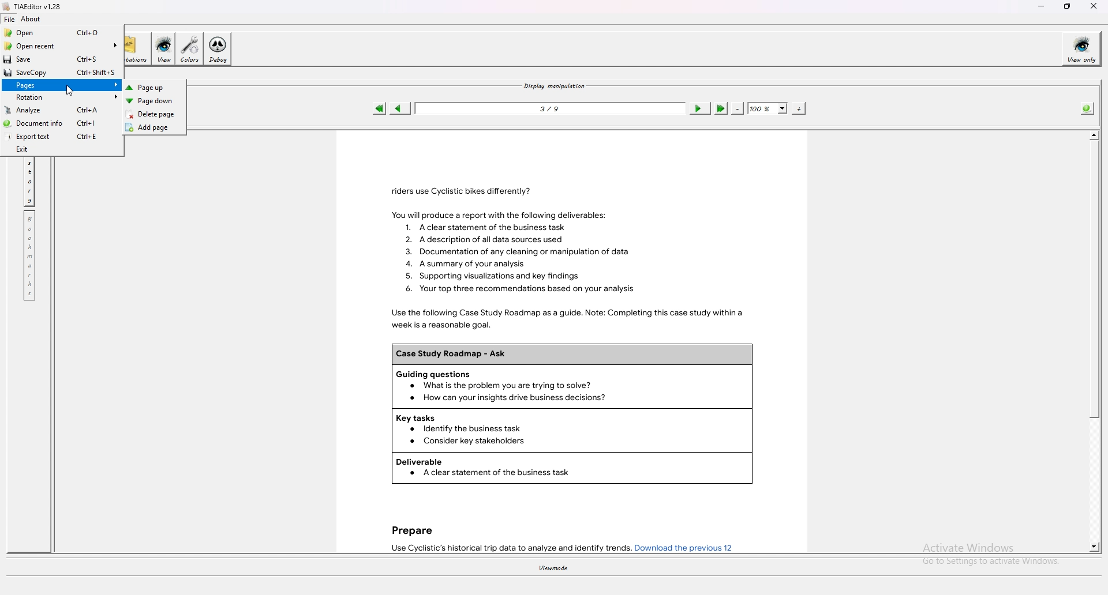 This screenshot has height=595, width=1108. Describe the element at coordinates (411, 528) in the screenshot. I see `Prepare` at that location.